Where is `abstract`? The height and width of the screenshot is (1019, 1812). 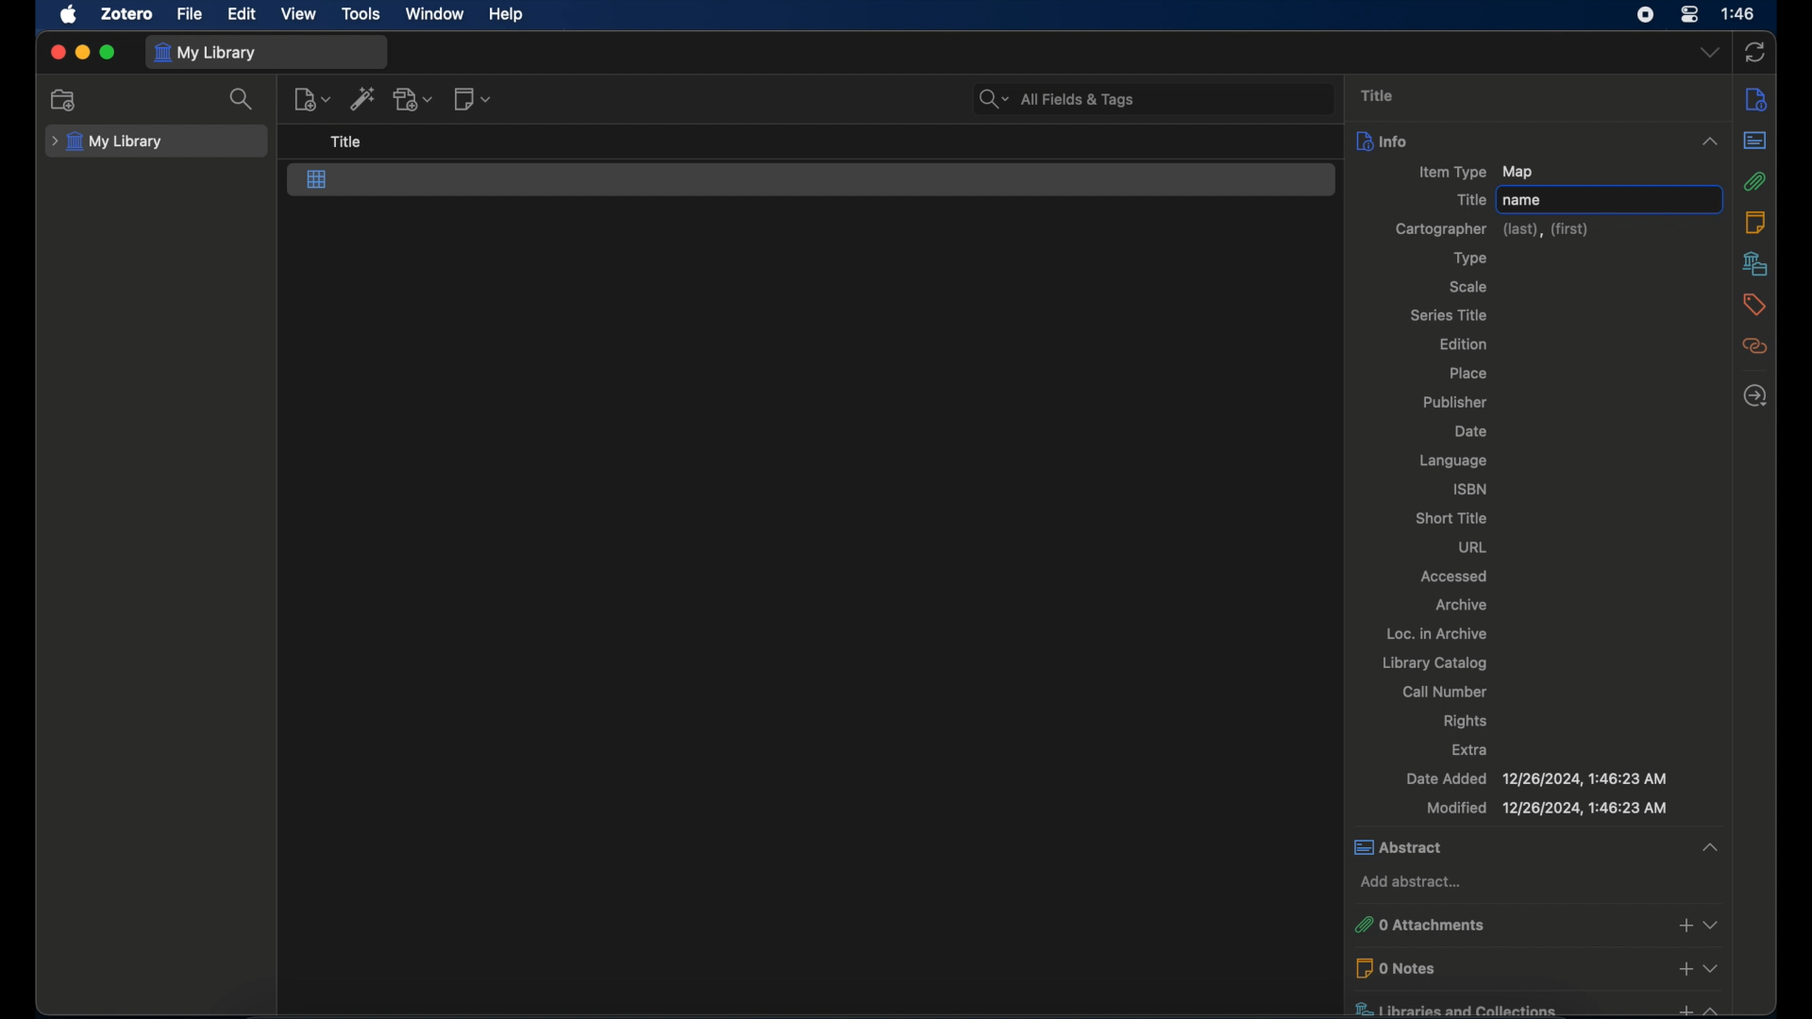
abstract is located at coordinates (1754, 140).